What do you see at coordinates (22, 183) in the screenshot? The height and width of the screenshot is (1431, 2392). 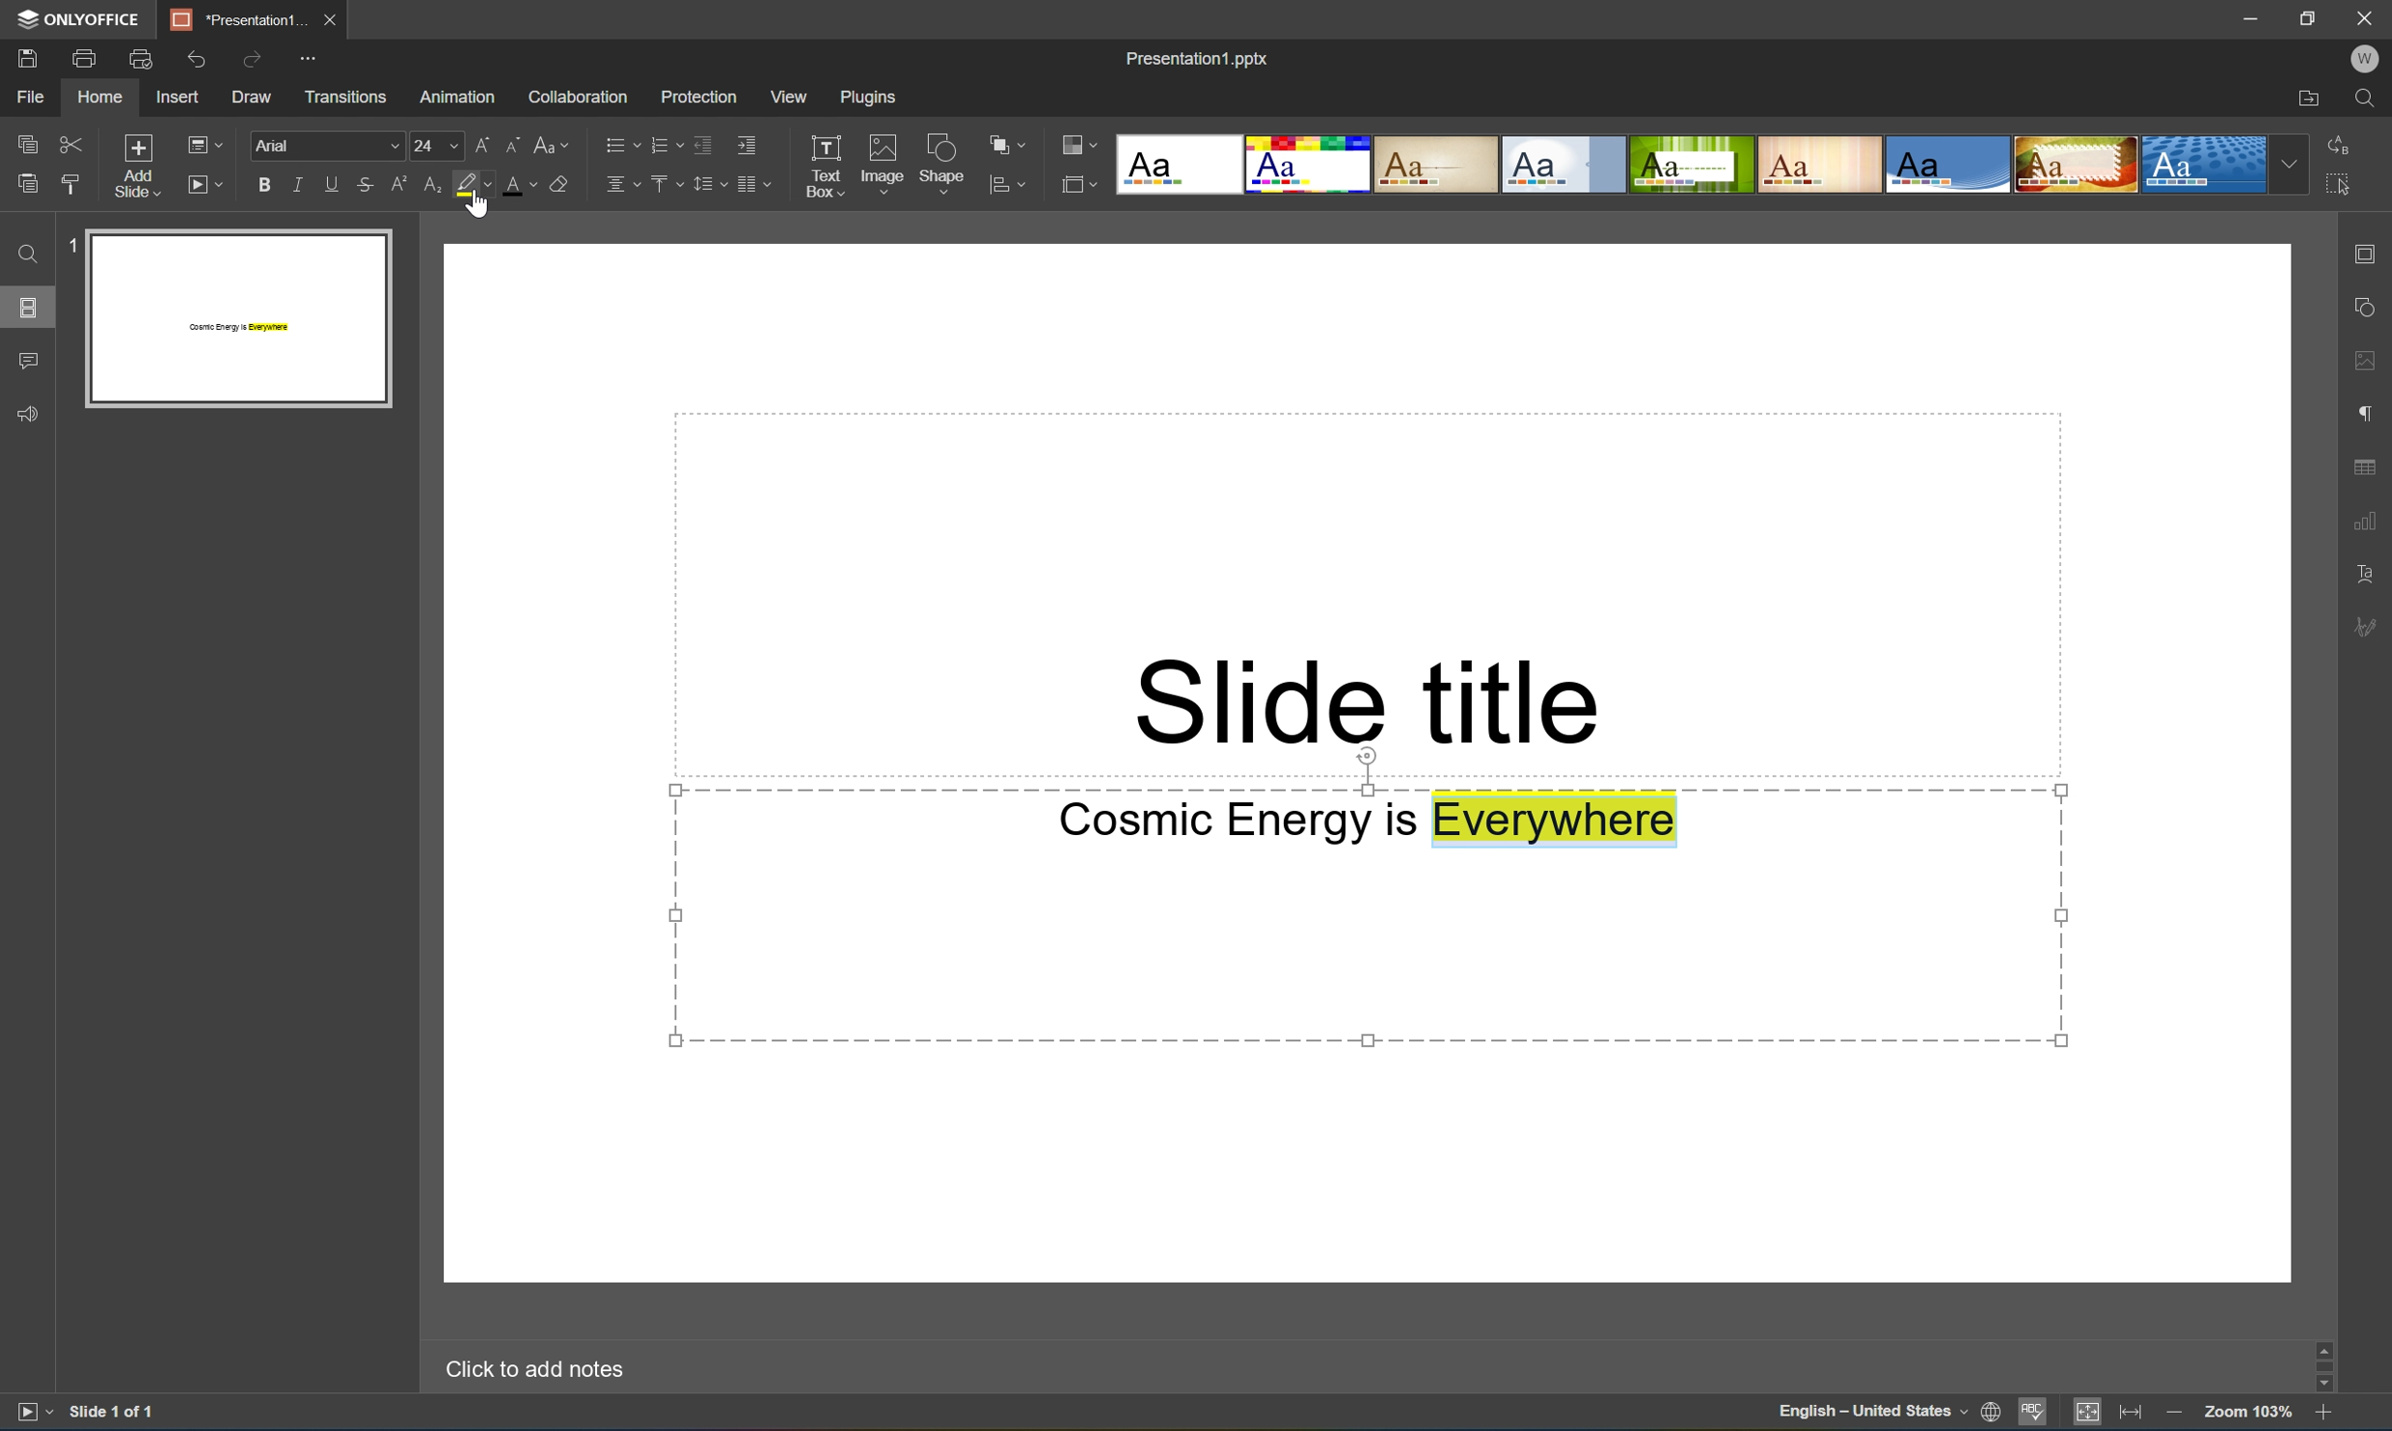 I see `Paste` at bounding box center [22, 183].